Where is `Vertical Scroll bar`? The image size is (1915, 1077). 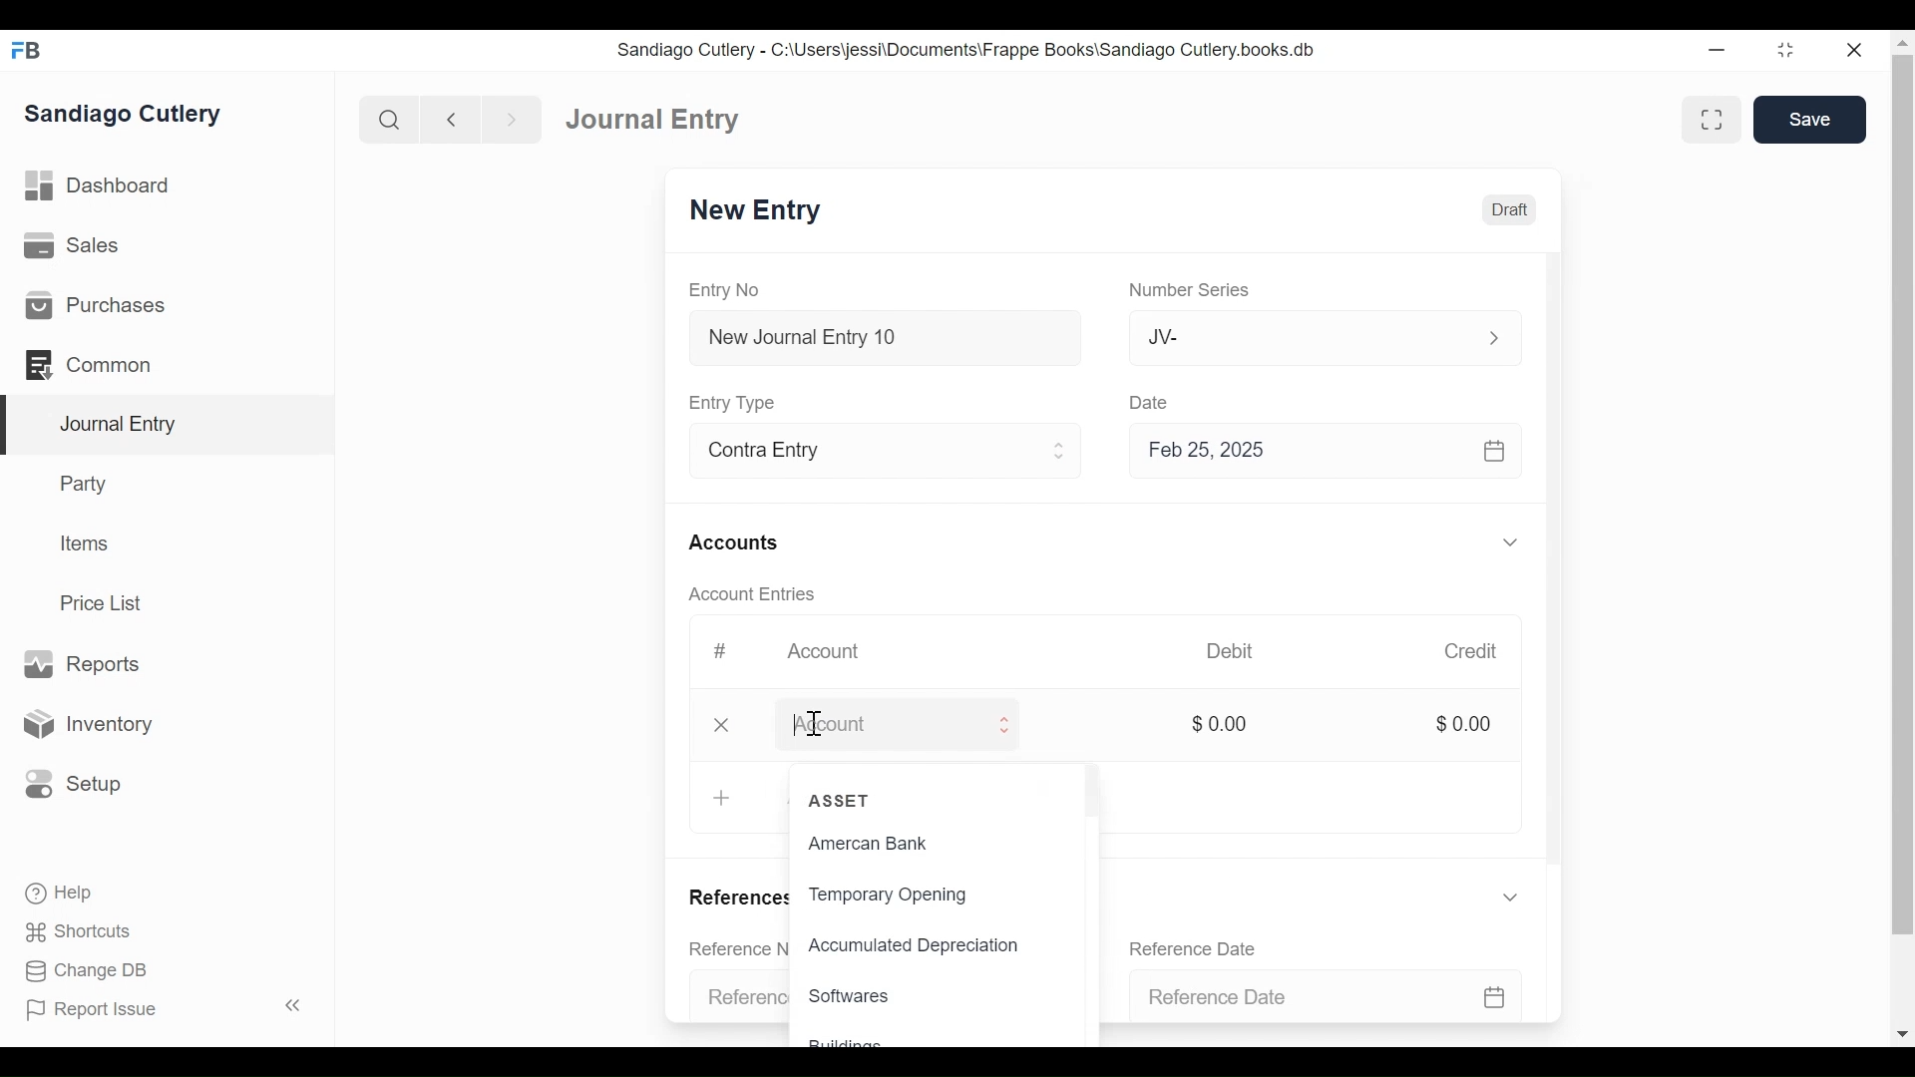 Vertical Scroll bar is located at coordinates (1559, 570).